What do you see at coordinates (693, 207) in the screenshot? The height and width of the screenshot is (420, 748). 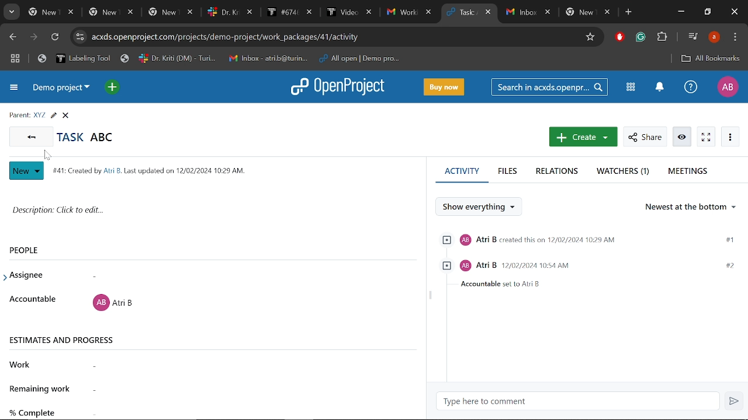 I see `Ordering` at bounding box center [693, 207].